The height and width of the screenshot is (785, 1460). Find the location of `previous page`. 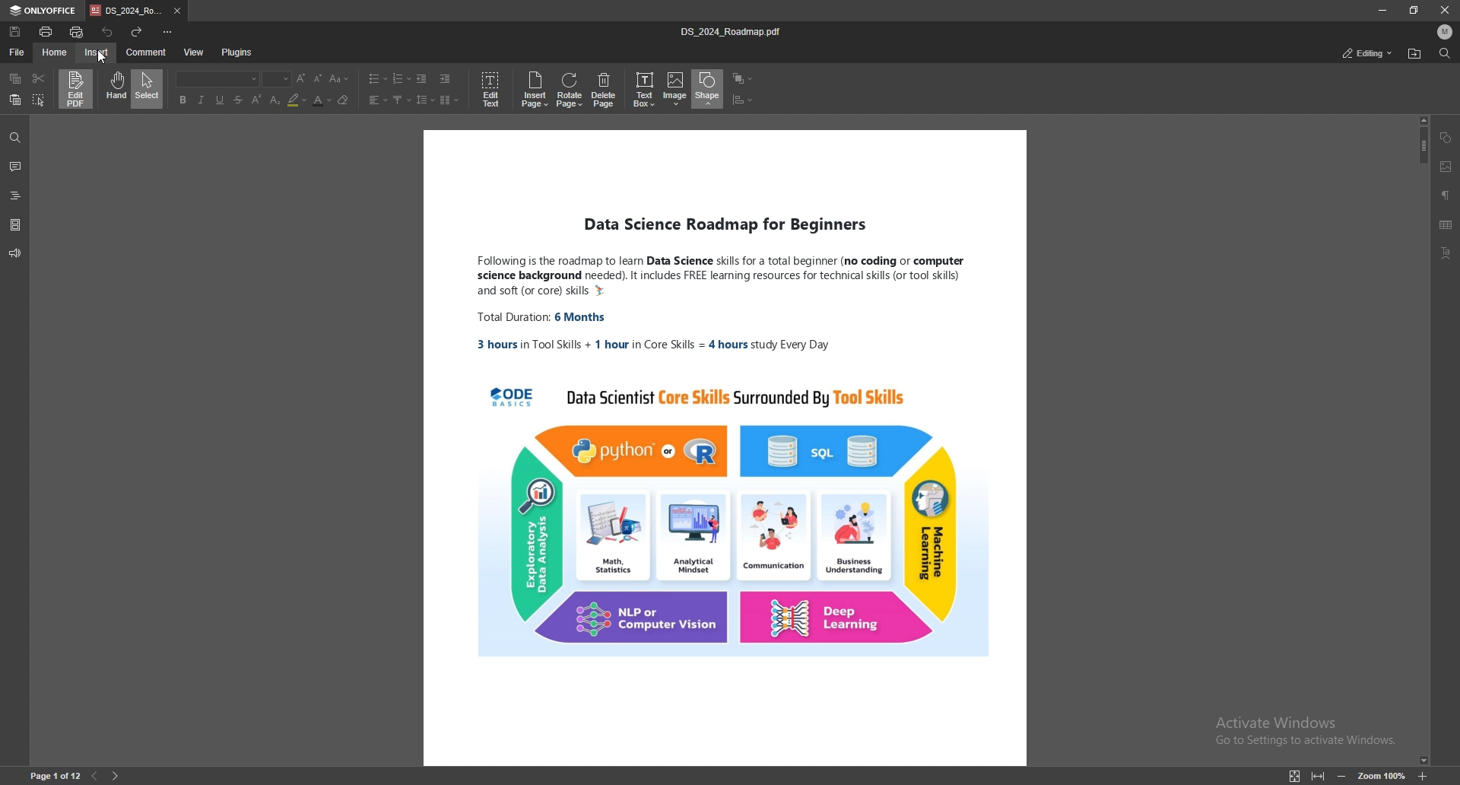

previous page is located at coordinates (94, 777).